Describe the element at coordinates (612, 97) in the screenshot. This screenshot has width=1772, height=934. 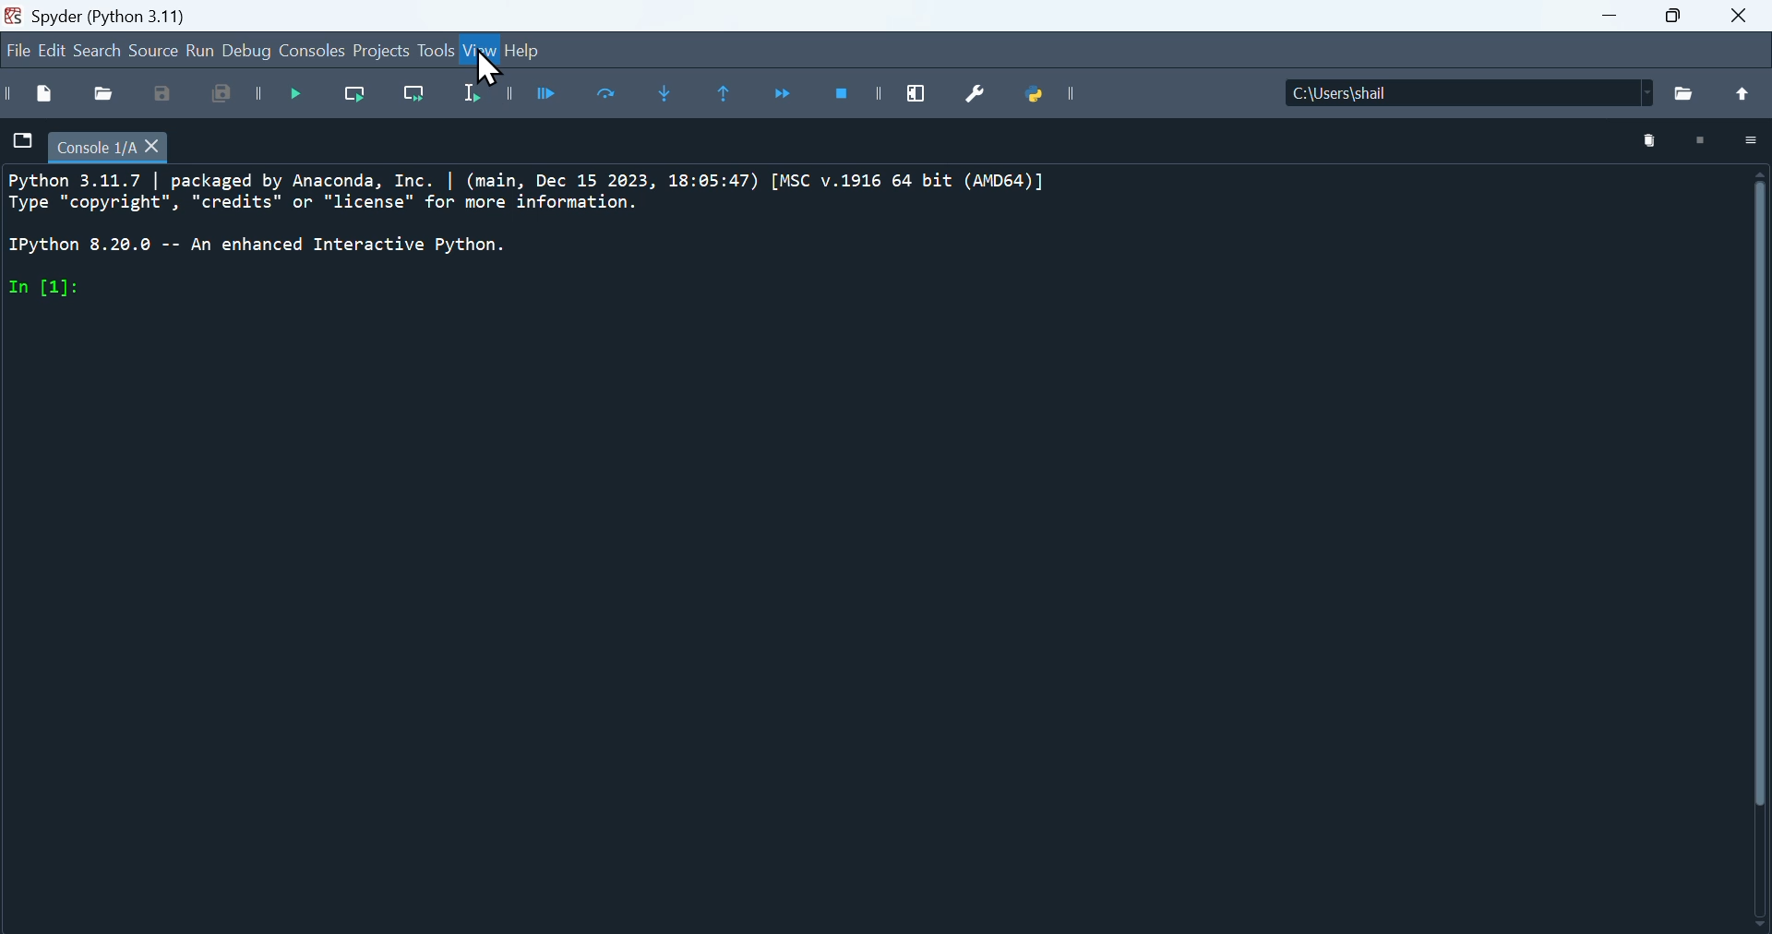
I see `Run current cell` at that location.